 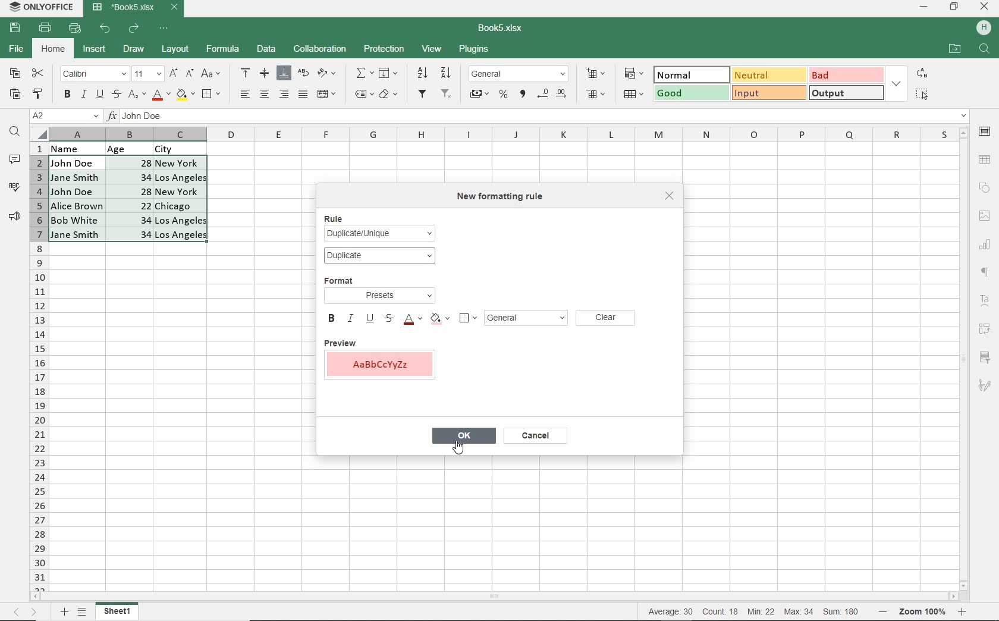 I want to click on min, so click(x=761, y=611).